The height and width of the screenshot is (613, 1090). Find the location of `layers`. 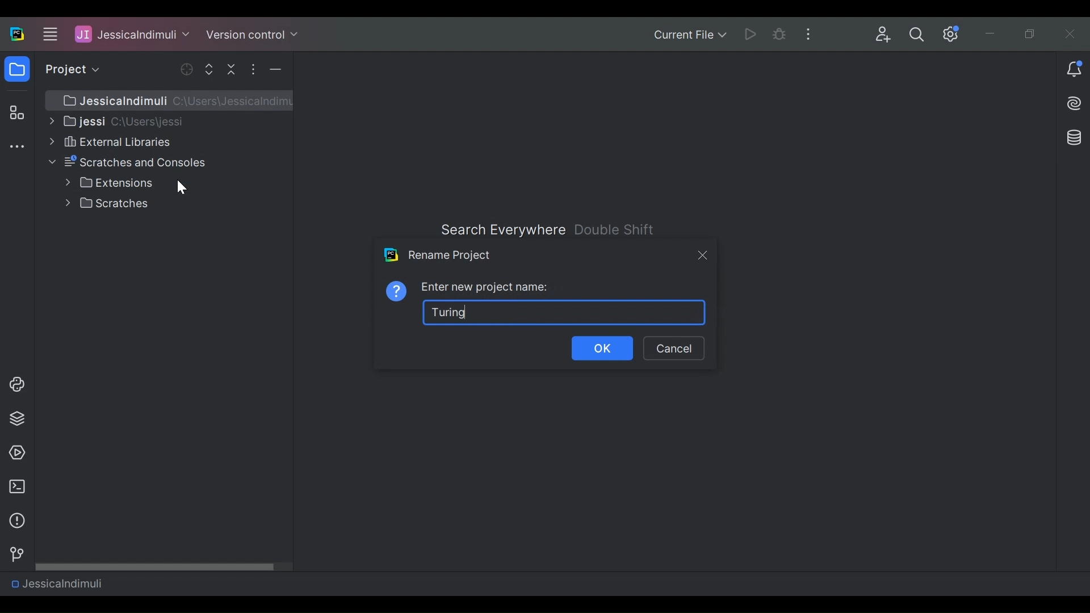

layers is located at coordinates (16, 418).